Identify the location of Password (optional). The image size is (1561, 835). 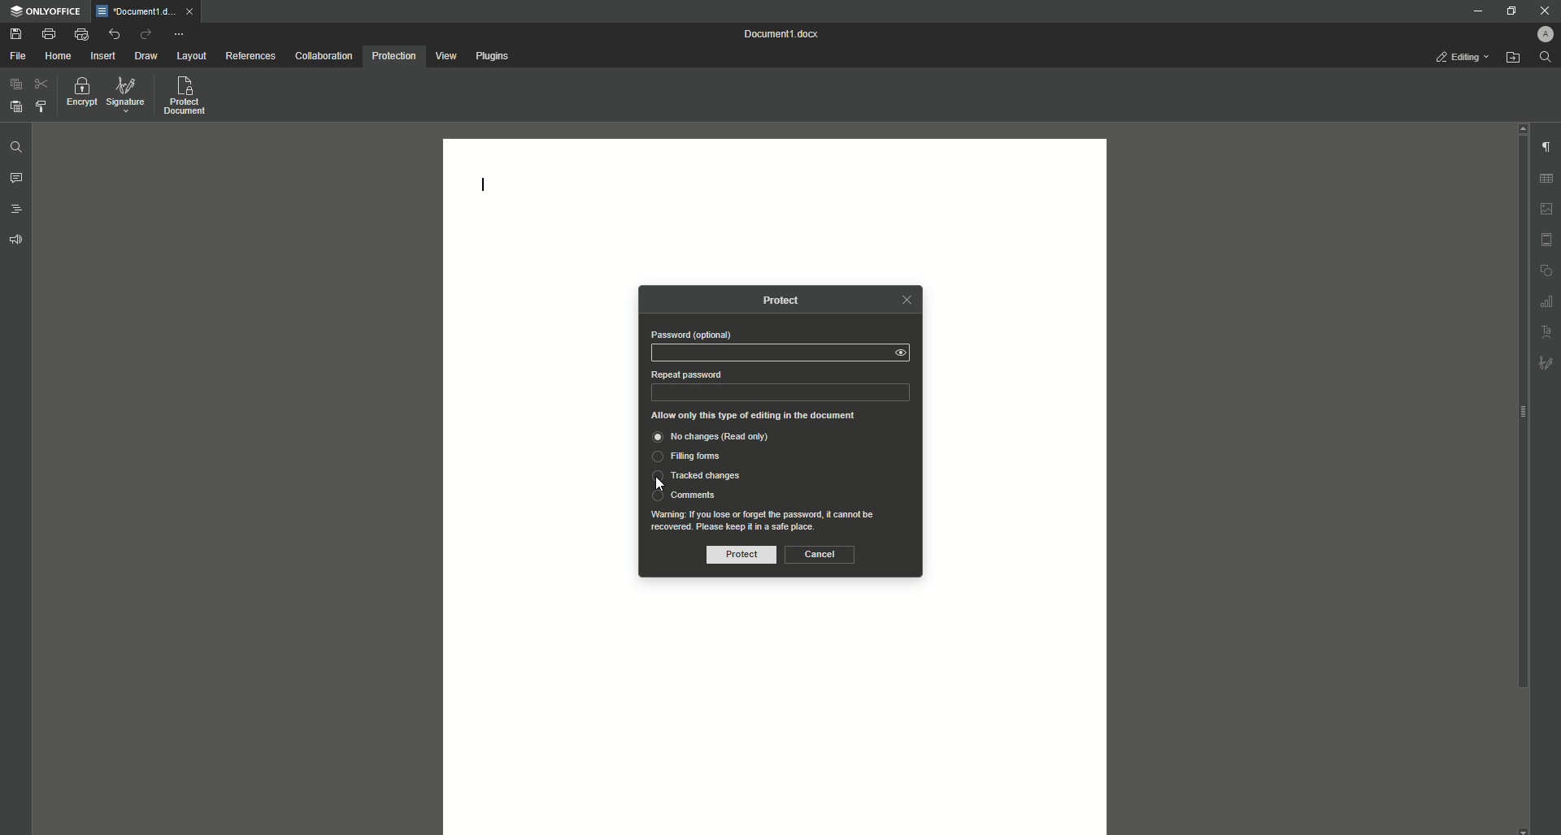
(690, 334).